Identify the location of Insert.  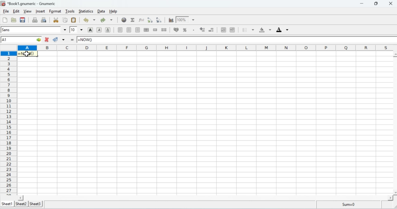
(41, 12).